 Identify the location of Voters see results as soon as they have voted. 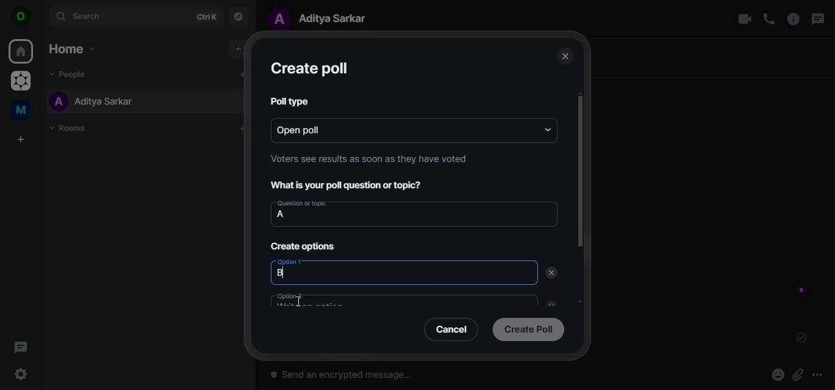
(369, 158).